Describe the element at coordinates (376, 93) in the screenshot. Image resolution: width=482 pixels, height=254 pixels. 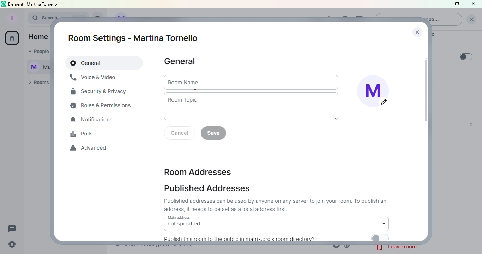
I see `Display image` at that location.